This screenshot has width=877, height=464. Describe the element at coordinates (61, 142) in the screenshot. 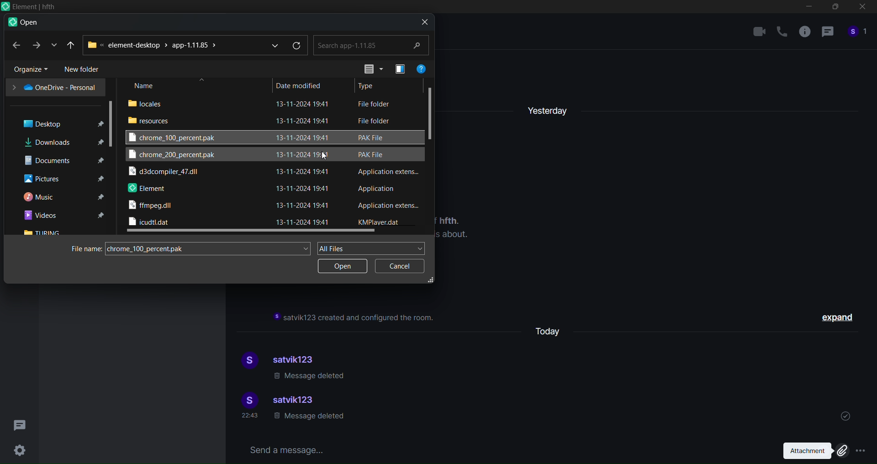

I see `downloads` at that location.